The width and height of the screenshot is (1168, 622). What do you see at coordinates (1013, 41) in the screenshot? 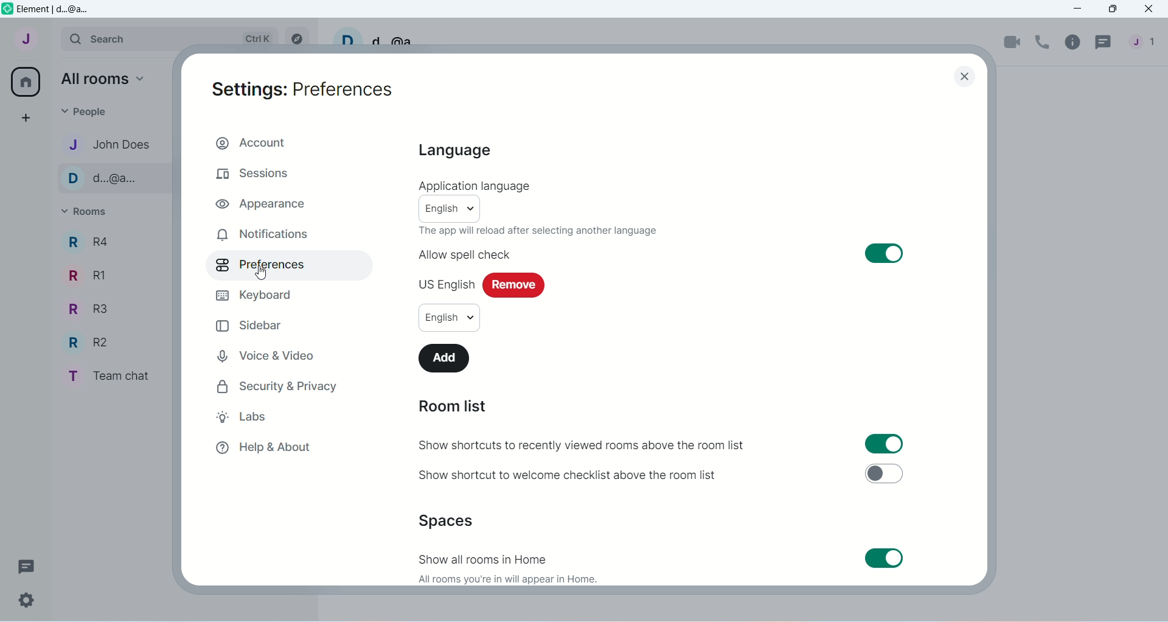
I see `Video call` at bounding box center [1013, 41].